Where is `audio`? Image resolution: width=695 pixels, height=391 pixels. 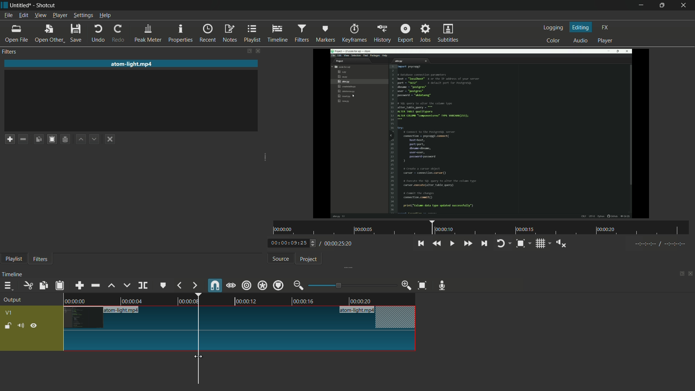
audio is located at coordinates (581, 40).